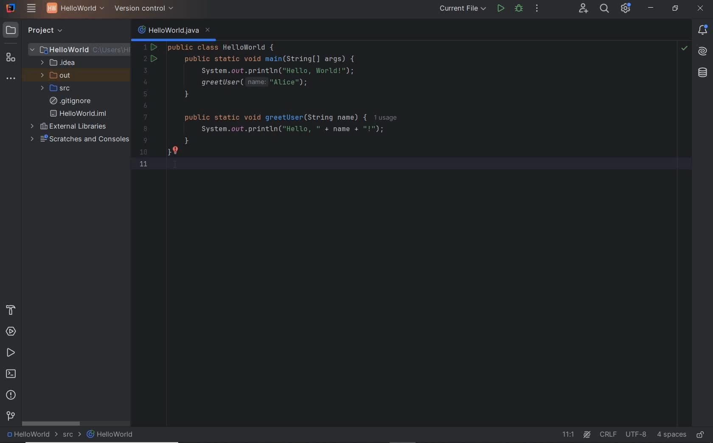  I want to click on This java code defines a HelloWorld class with a main method that prints "Hello,World!" and attempts to call a greetUser method with "Alice"., so click(389, 112).